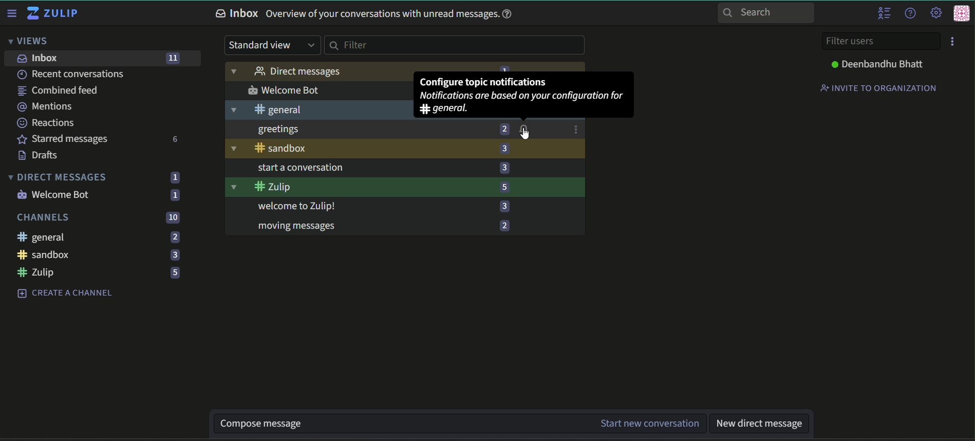 The width and height of the screenshot is (975, 441). I want to click on number, so click(173, 58).